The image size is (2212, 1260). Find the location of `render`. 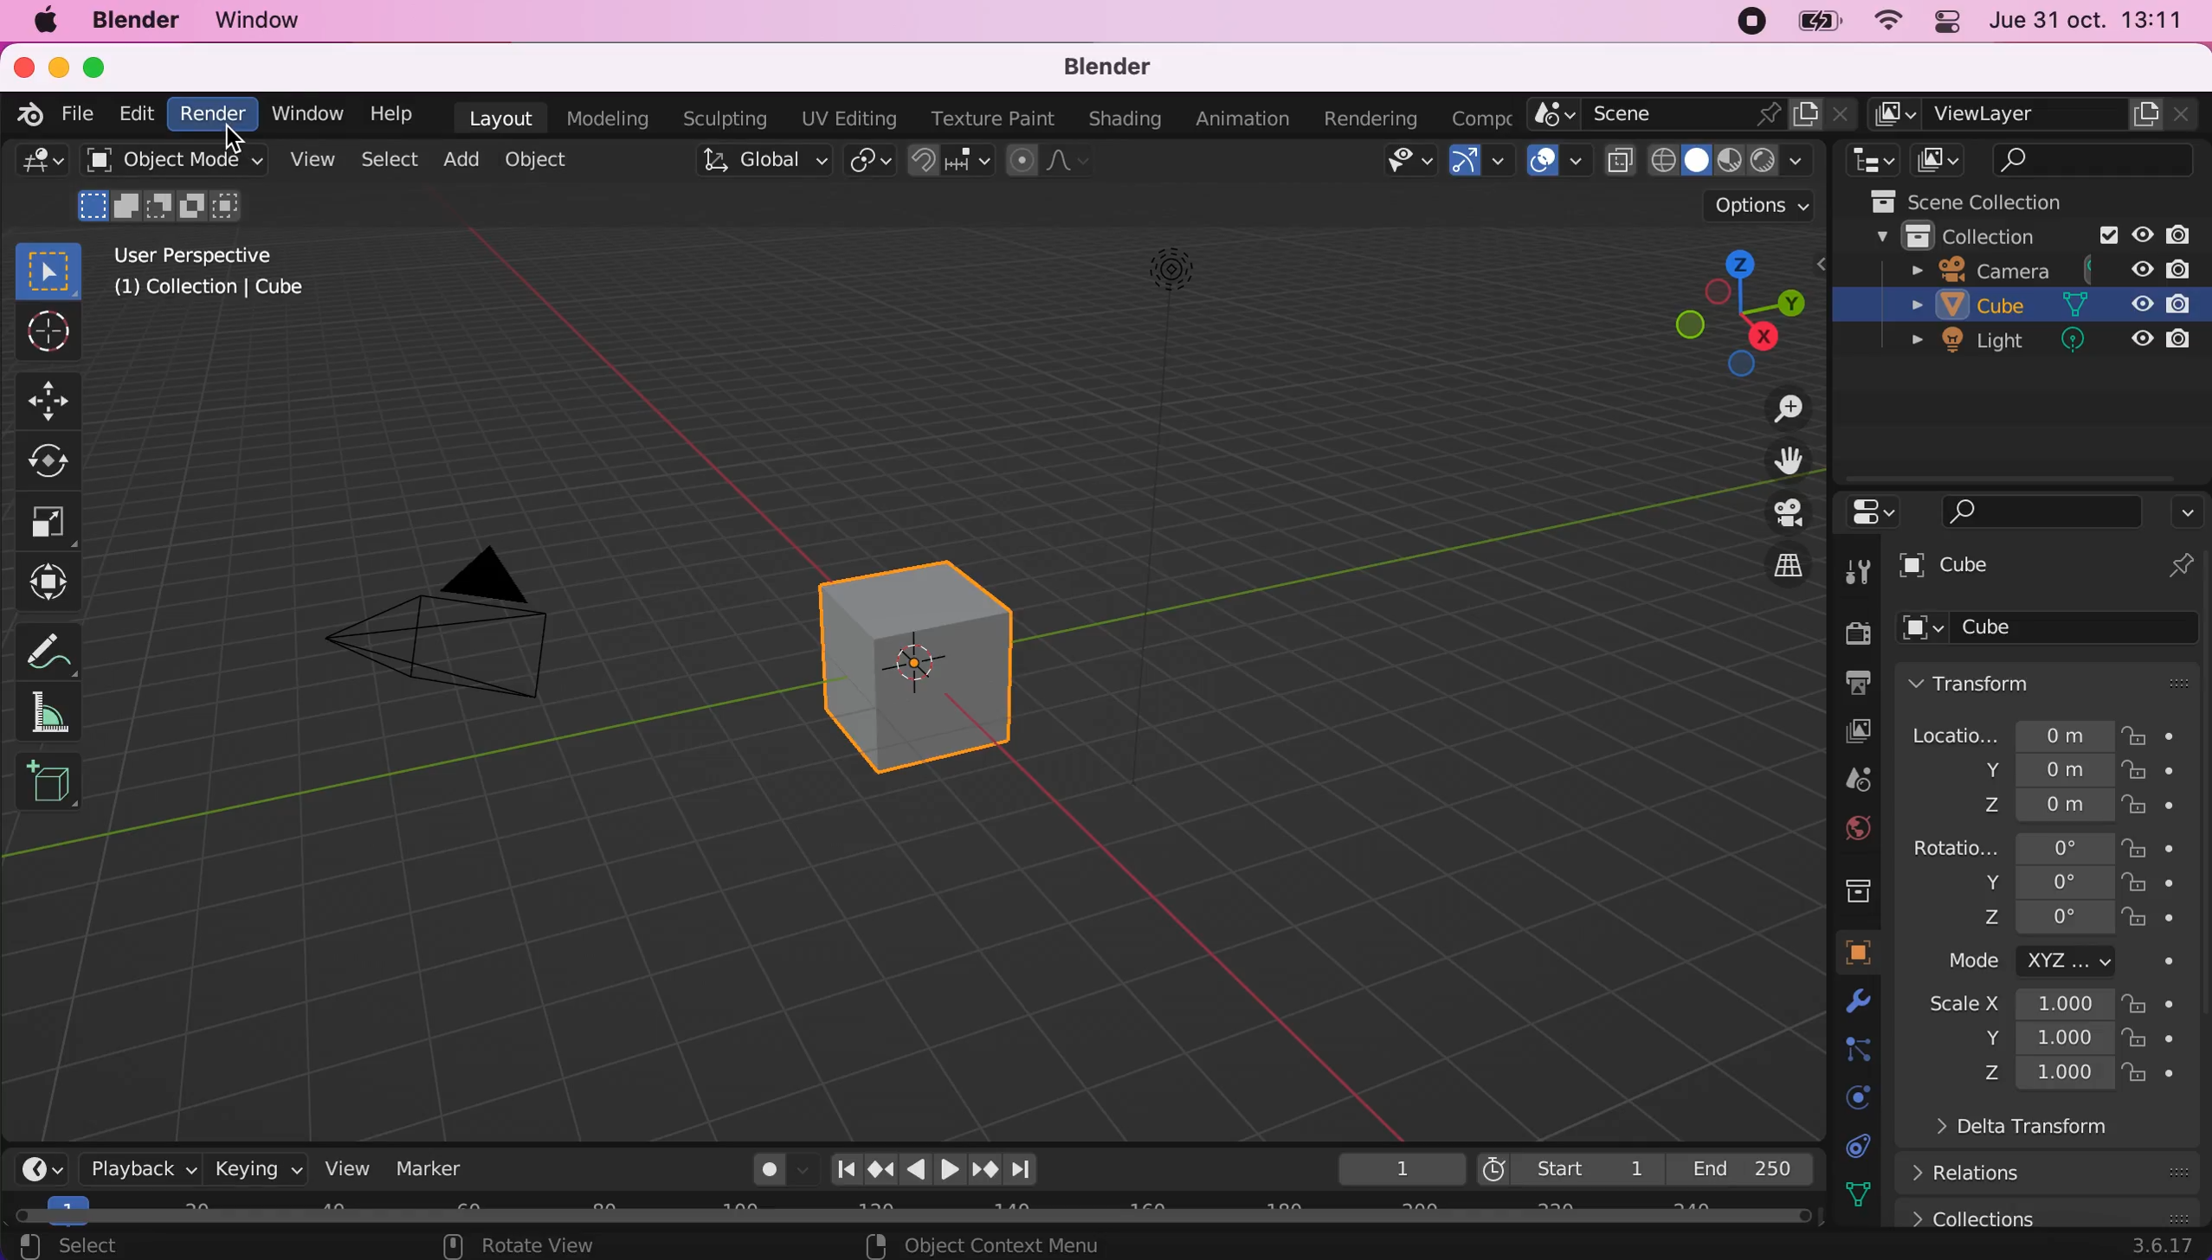

render is located at coordinates (1857, 635).